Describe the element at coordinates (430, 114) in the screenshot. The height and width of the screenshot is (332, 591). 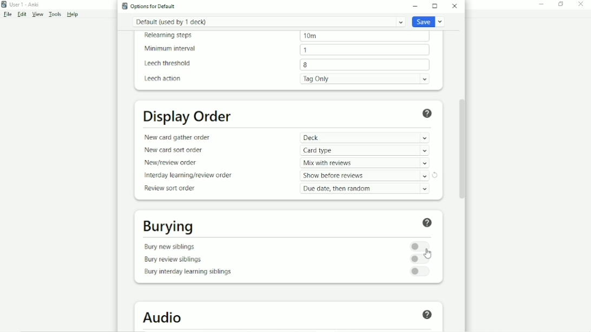
I see `Help` at that location.